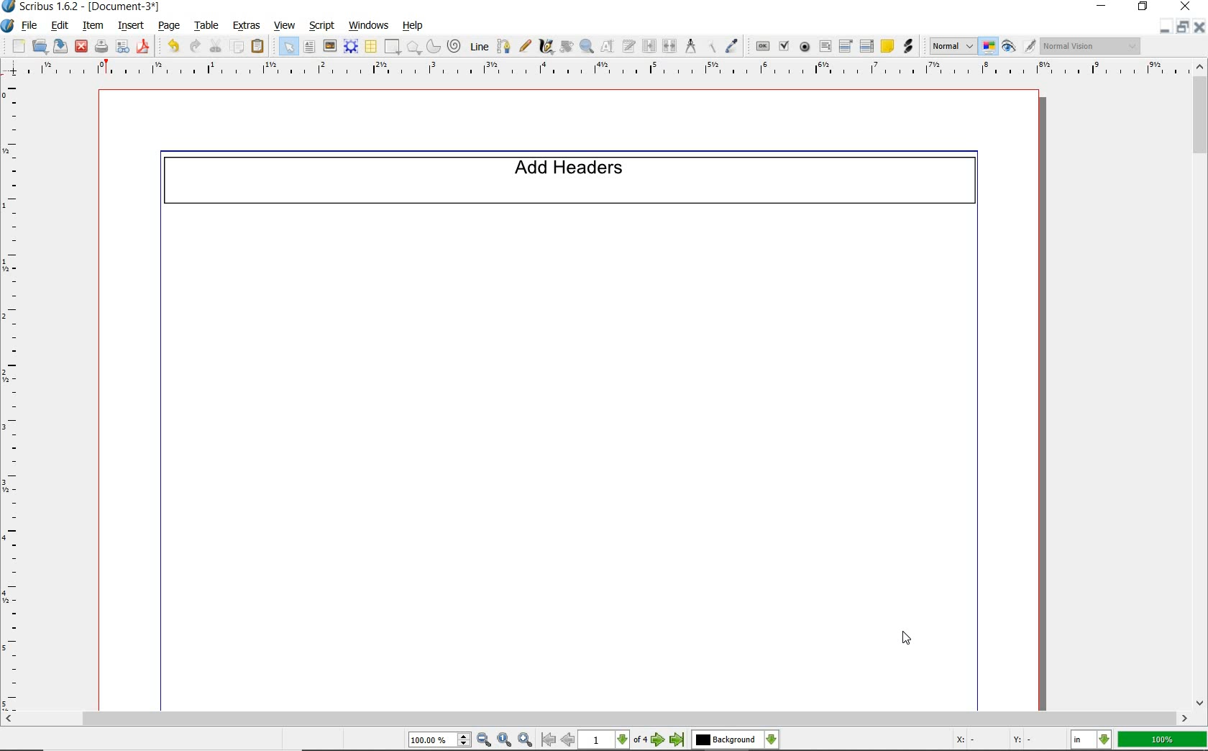 The image size is (1208, 751). I want to click on paste, so click(260, 47).